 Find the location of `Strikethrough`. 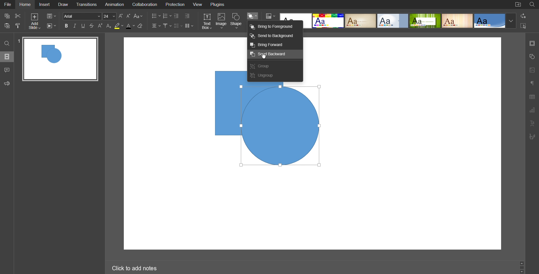

Strikethrough is located at coordinates (92, 26).